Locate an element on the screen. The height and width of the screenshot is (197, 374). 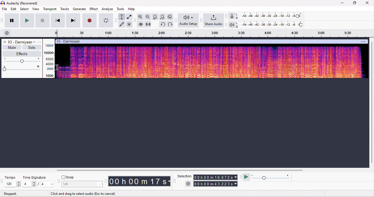
next is located at coordinates (73, 20).